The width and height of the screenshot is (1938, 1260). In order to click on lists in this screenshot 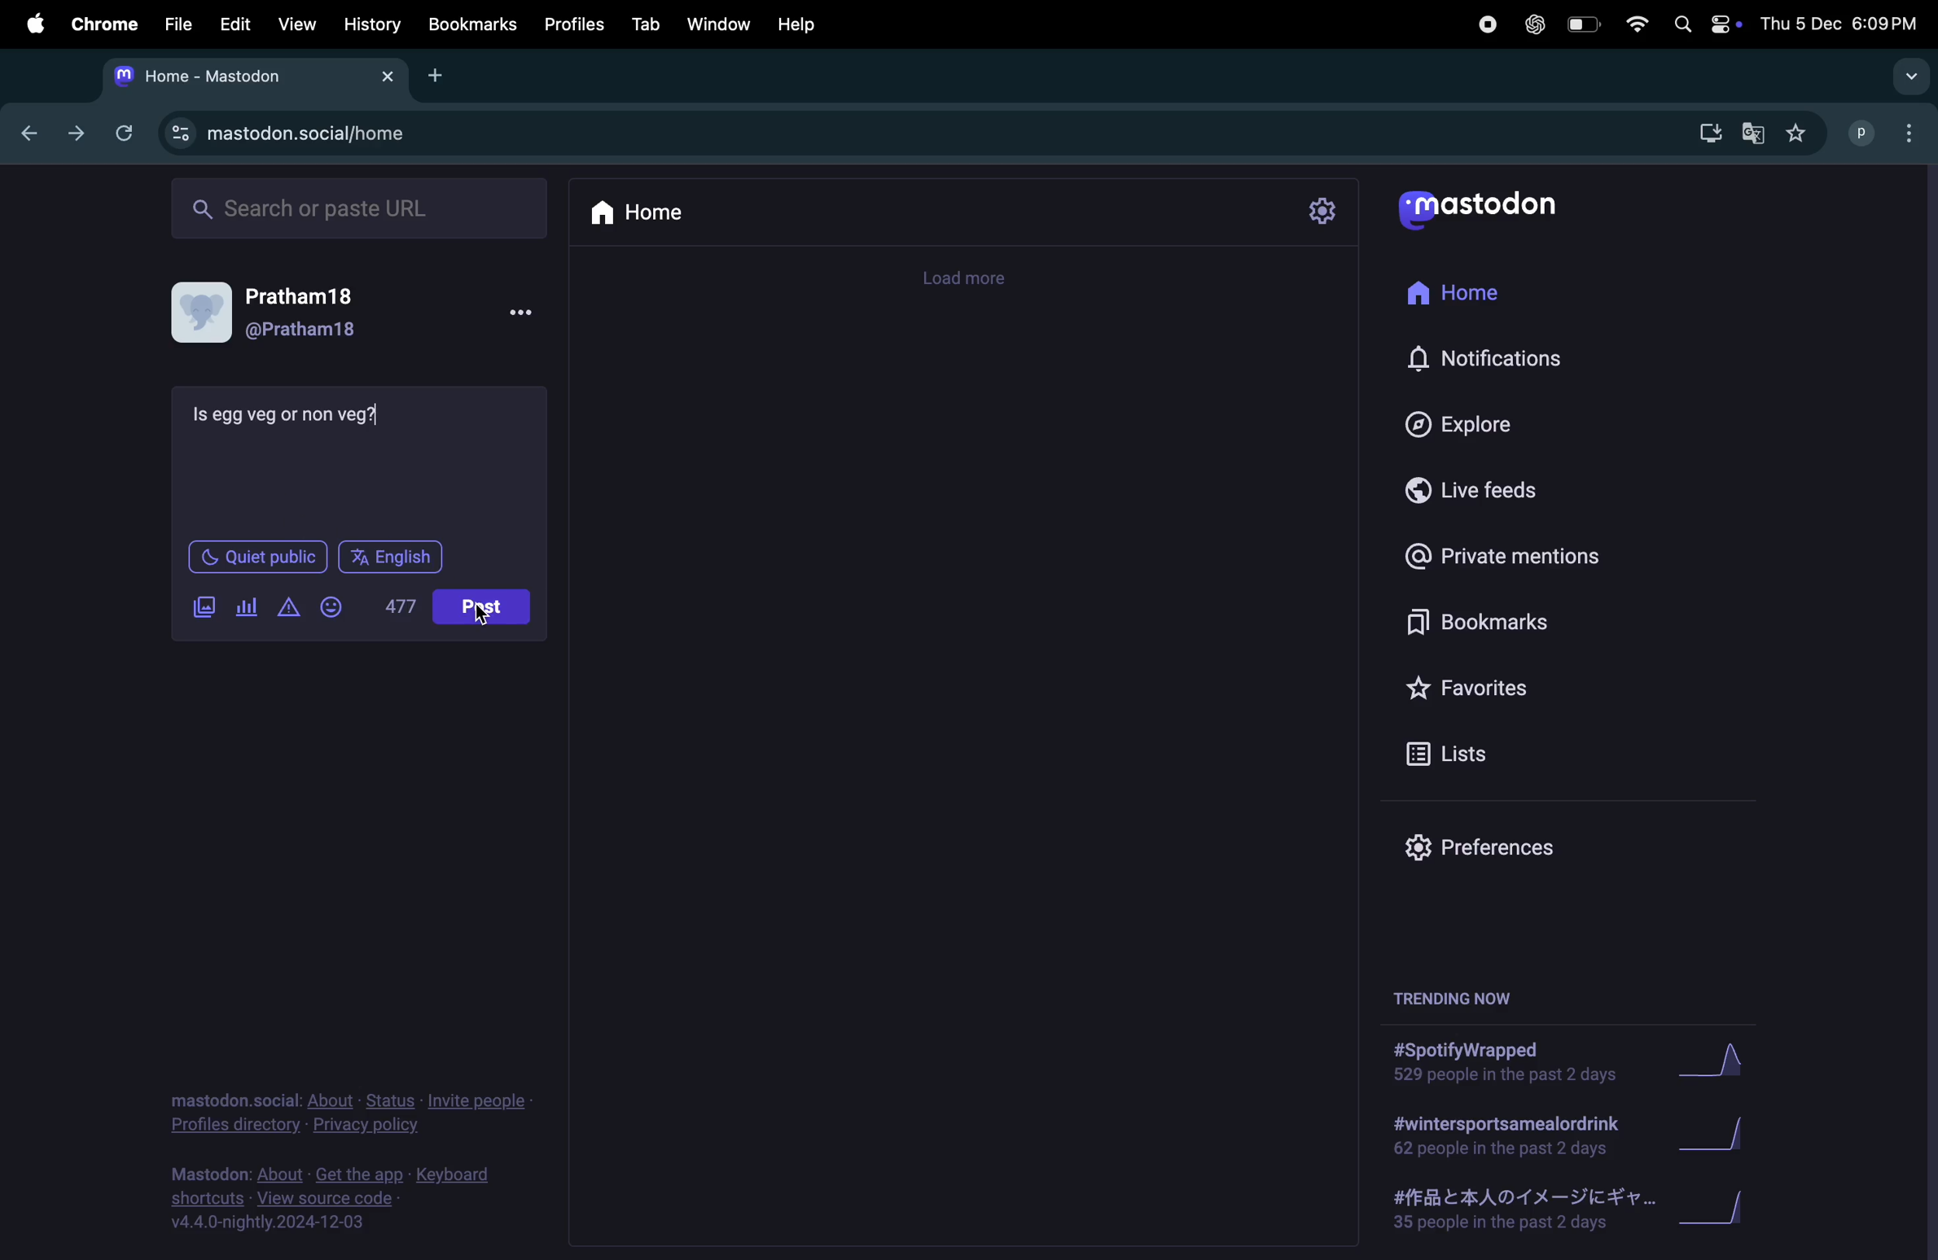, I will do `click(1475, 752)`.